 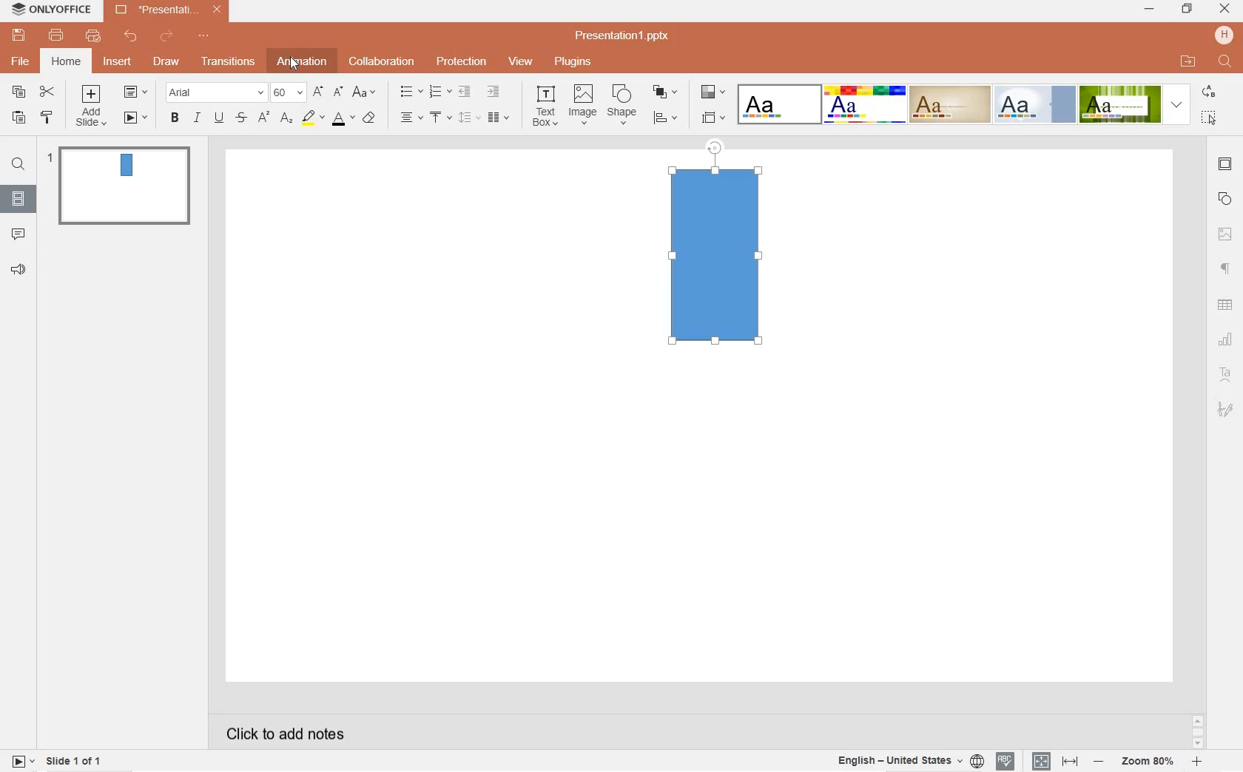 I want to click on image, so click(x=582, y=105).